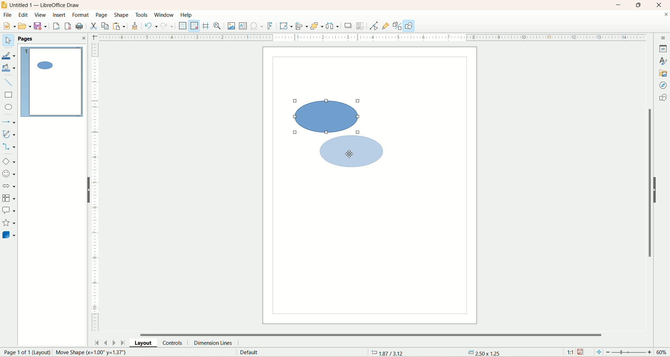 Image resolution: width=670 pixels, height=357 pixels. What do you see at coordinates (347, 27) in the screenshot?
I see `shadow` at bounding box center [347, 27].